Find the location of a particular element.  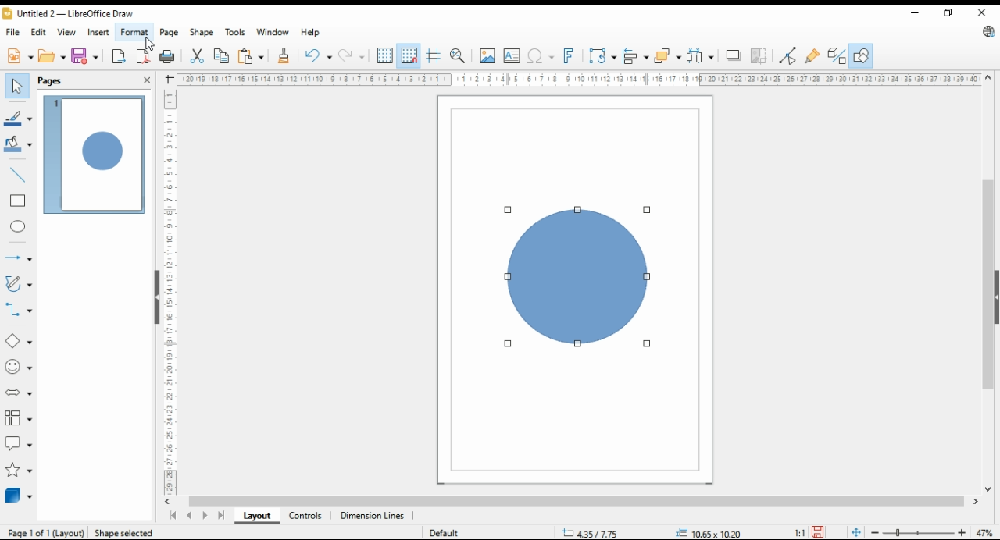

close pane is located at coordinates (147, 80).